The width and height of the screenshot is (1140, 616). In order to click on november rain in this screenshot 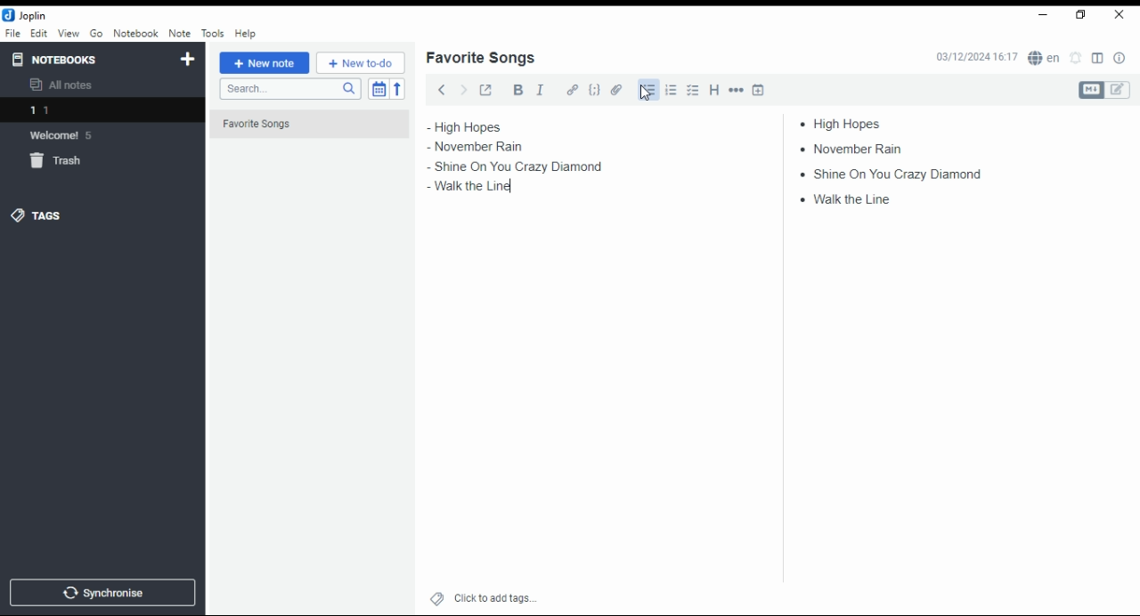, I will do `click(488, 147)`.